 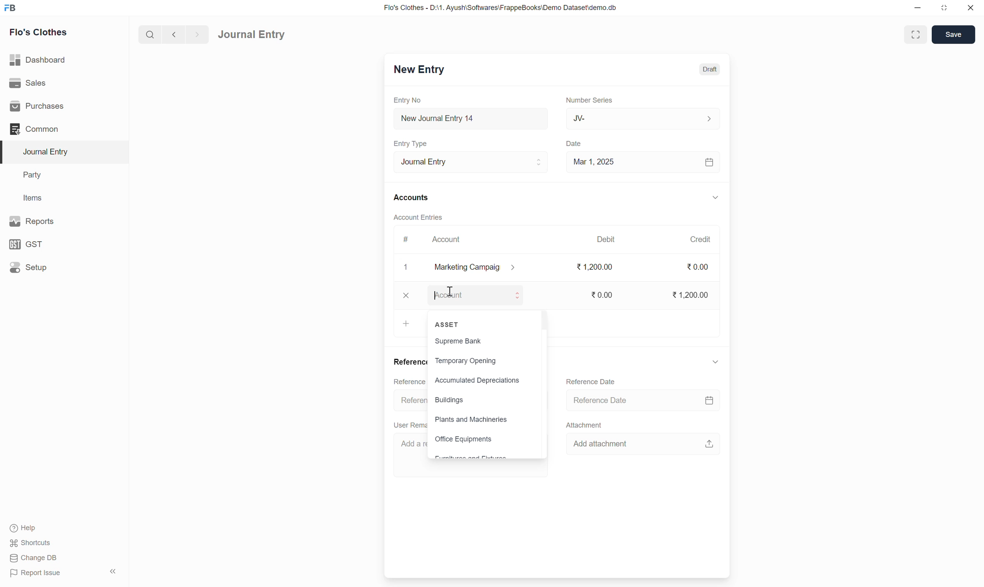 I want to click on Referen, so click(x=412, y=400).